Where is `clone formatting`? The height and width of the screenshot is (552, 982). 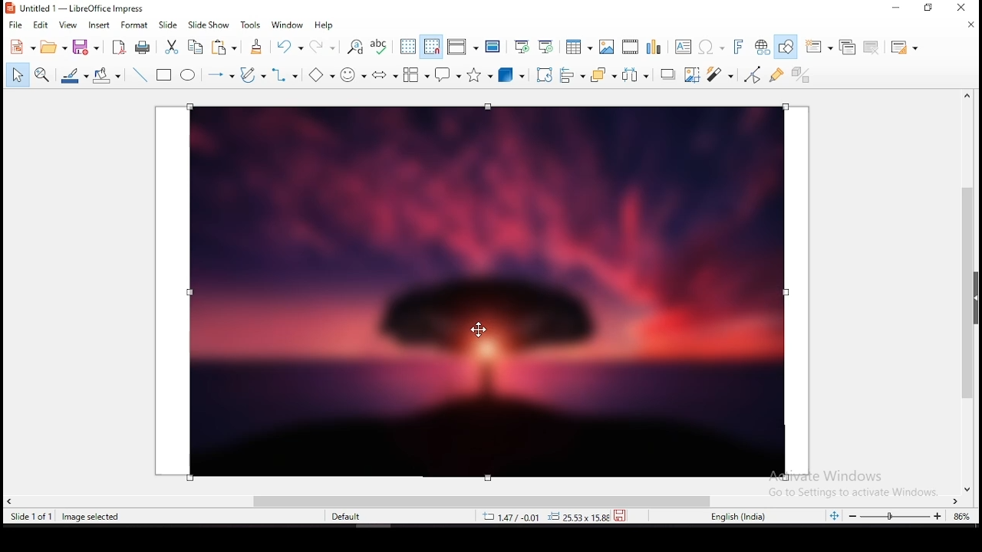
clone formatting is located at coordinates (256, 46).